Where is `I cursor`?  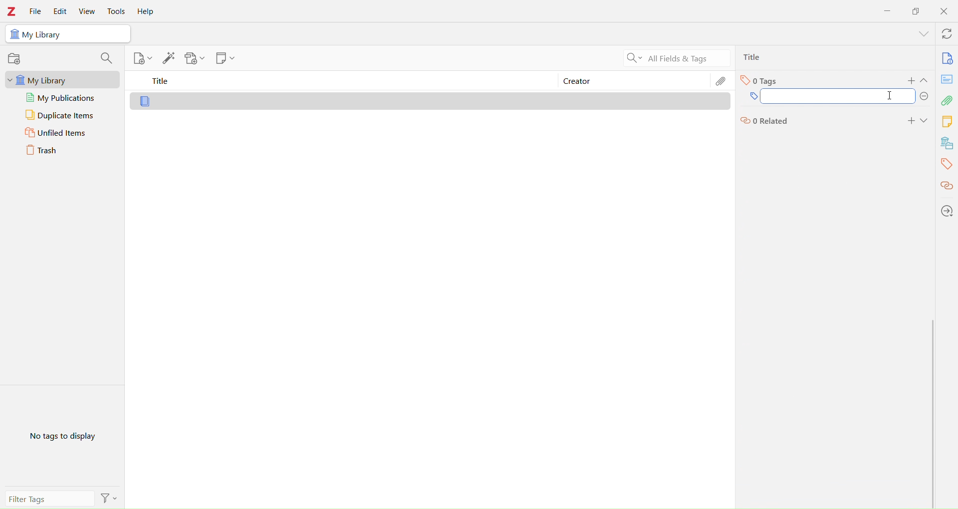 I cursor is located at coordinates (896, 97).